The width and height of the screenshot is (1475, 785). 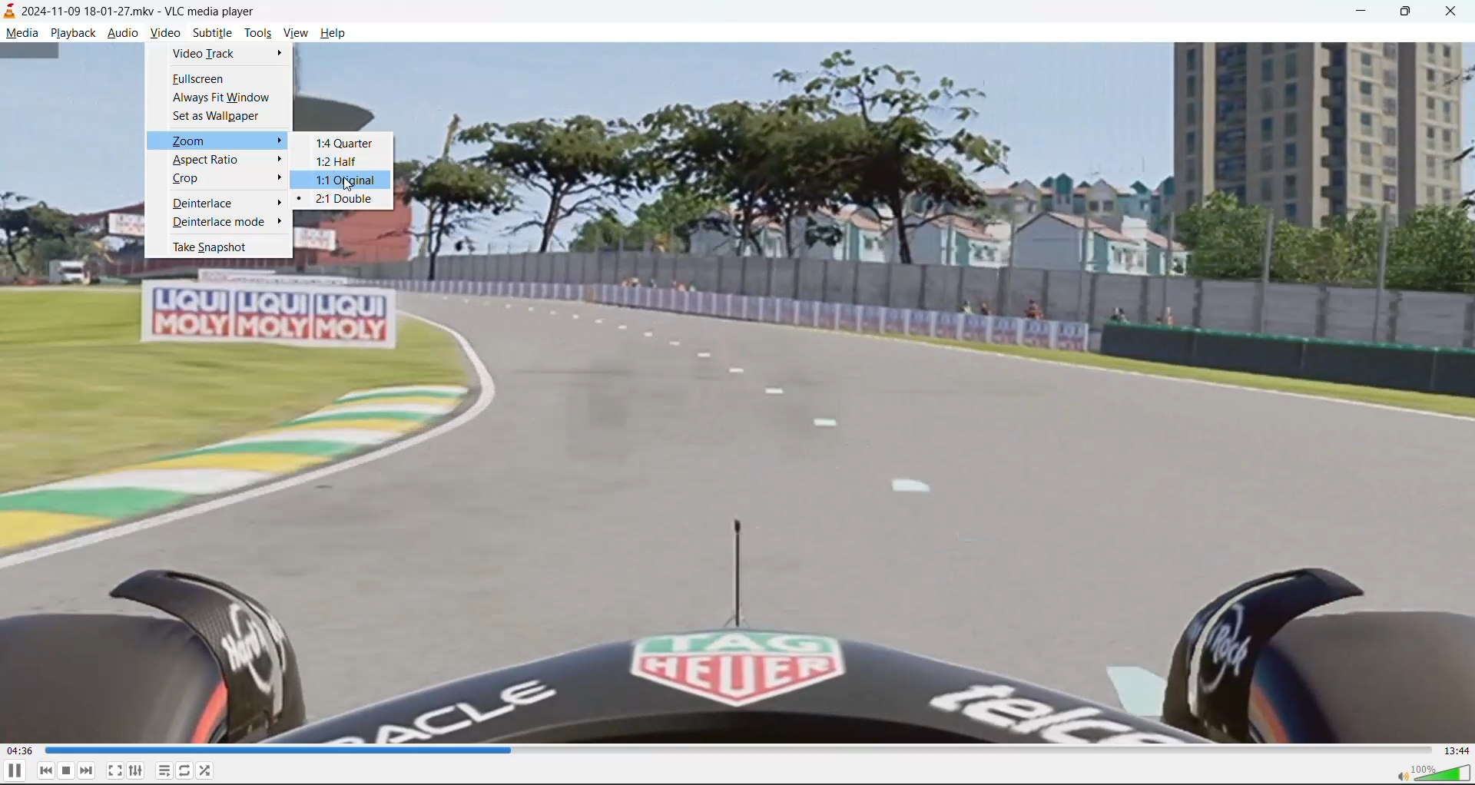 I want to click on volume, so click(x=1434, y=773).